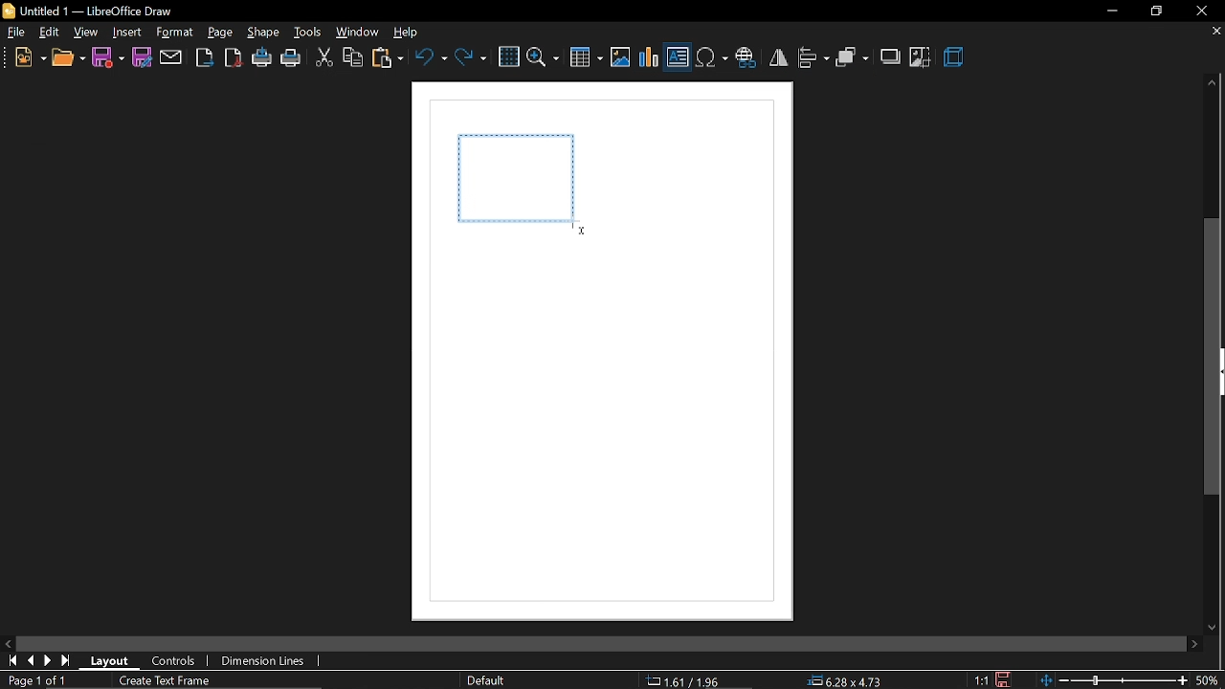 The width and height of the screenshot is (1225, 689). Describe the element at coordinates (1215, 624) in the screenshot. I see `move down` at that location.